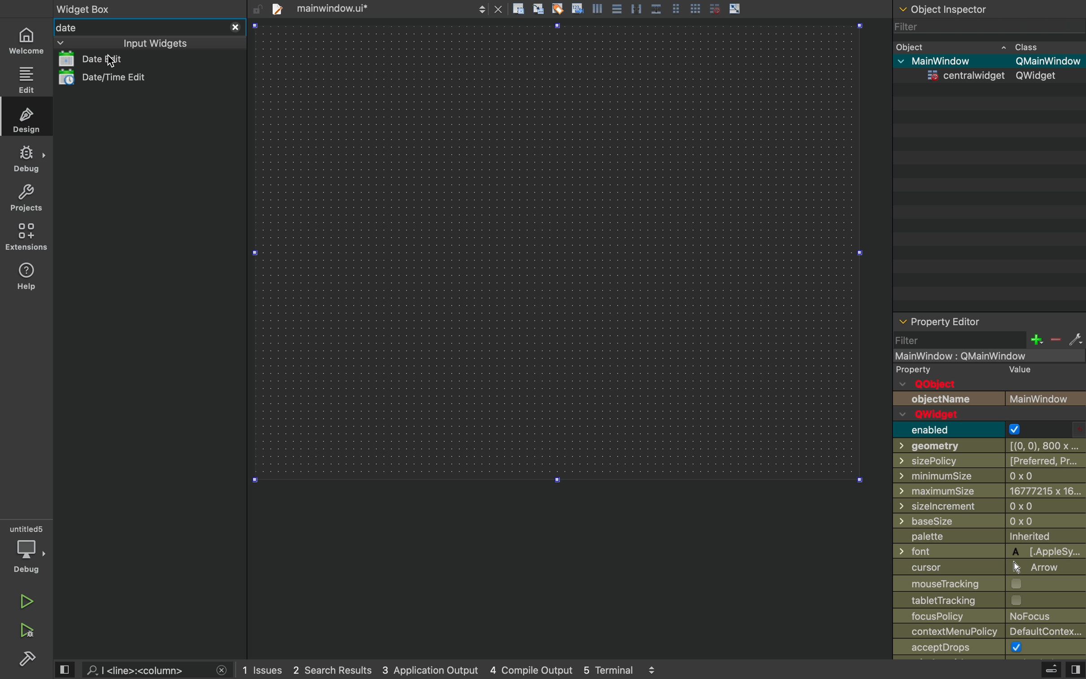 This screenshot has height=679, width=1086. Describe the element at coordinates (87, 8) in the screenshot. I see `widget box` at that location.